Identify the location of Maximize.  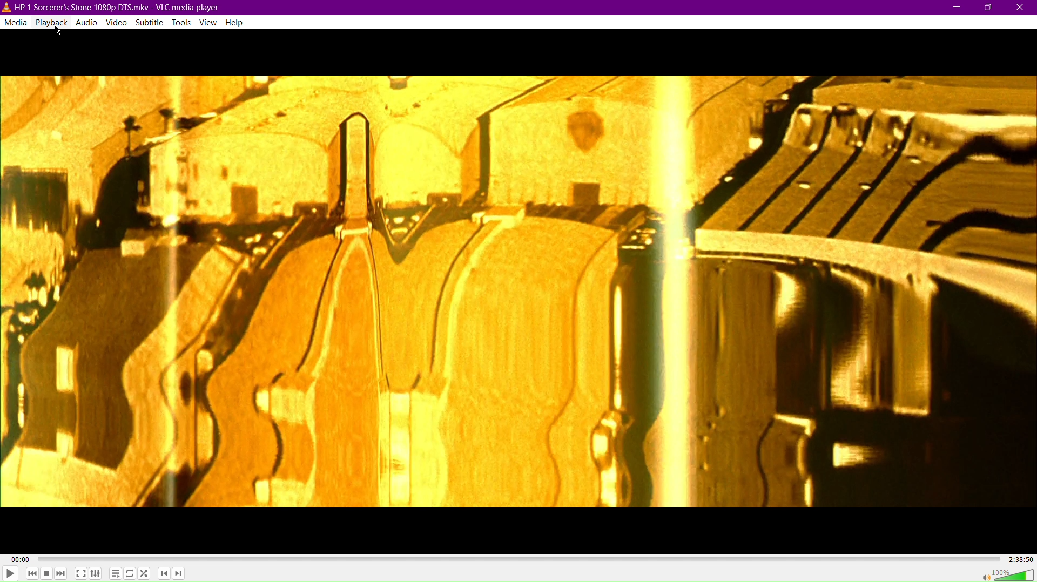
(989, 8).